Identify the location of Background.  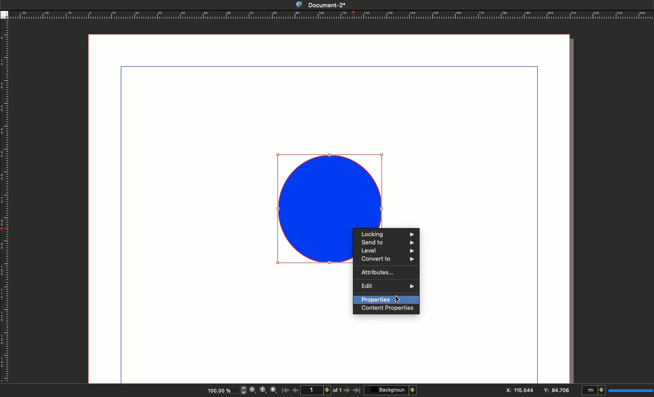
(391, 390).